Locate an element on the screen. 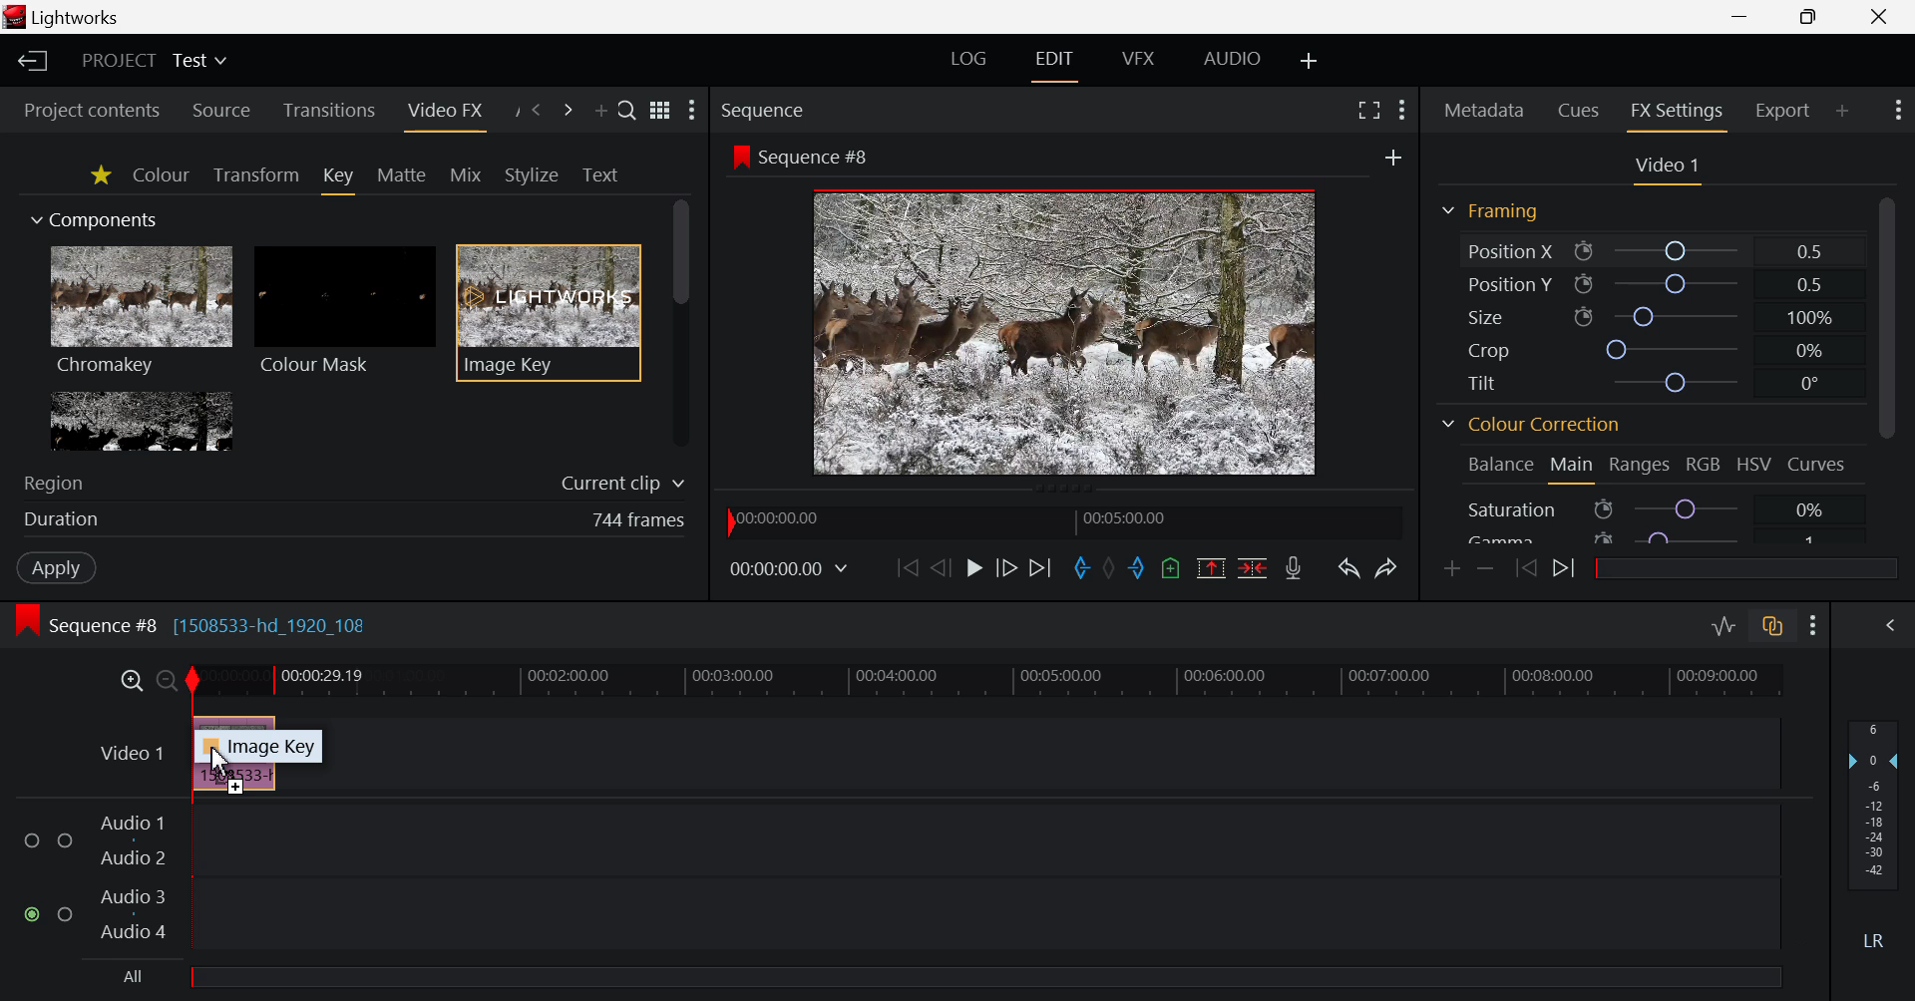  Position Y is located at coordinates (1679, 286).